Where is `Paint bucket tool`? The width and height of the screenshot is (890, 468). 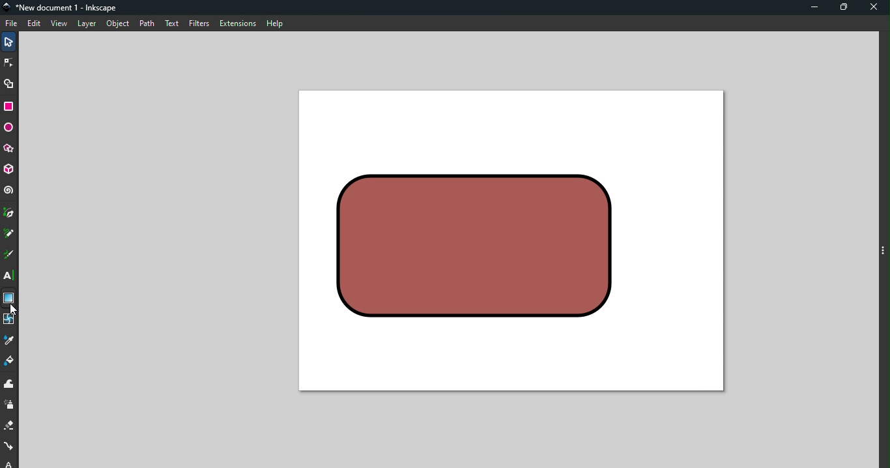
Paint bucket tool is located at coordinates (12, 363).